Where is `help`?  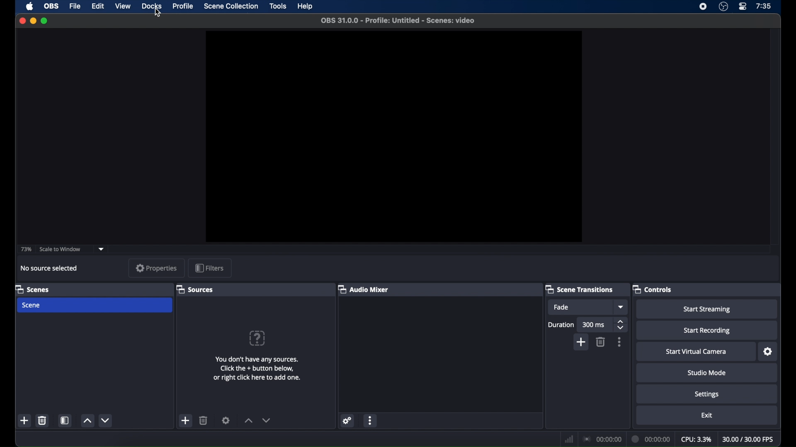 help is located at coordinates (306, 7).